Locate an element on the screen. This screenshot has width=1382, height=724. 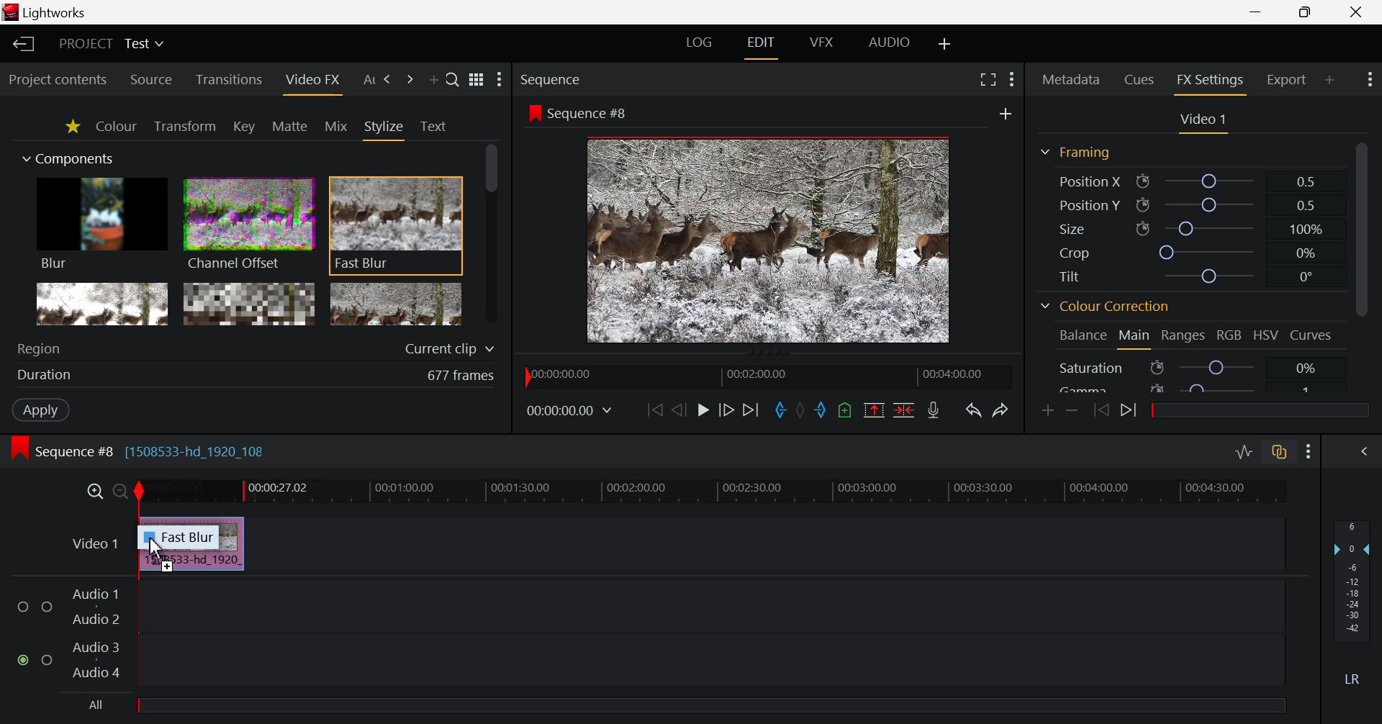
Colour is located at coordinates (117, 127).